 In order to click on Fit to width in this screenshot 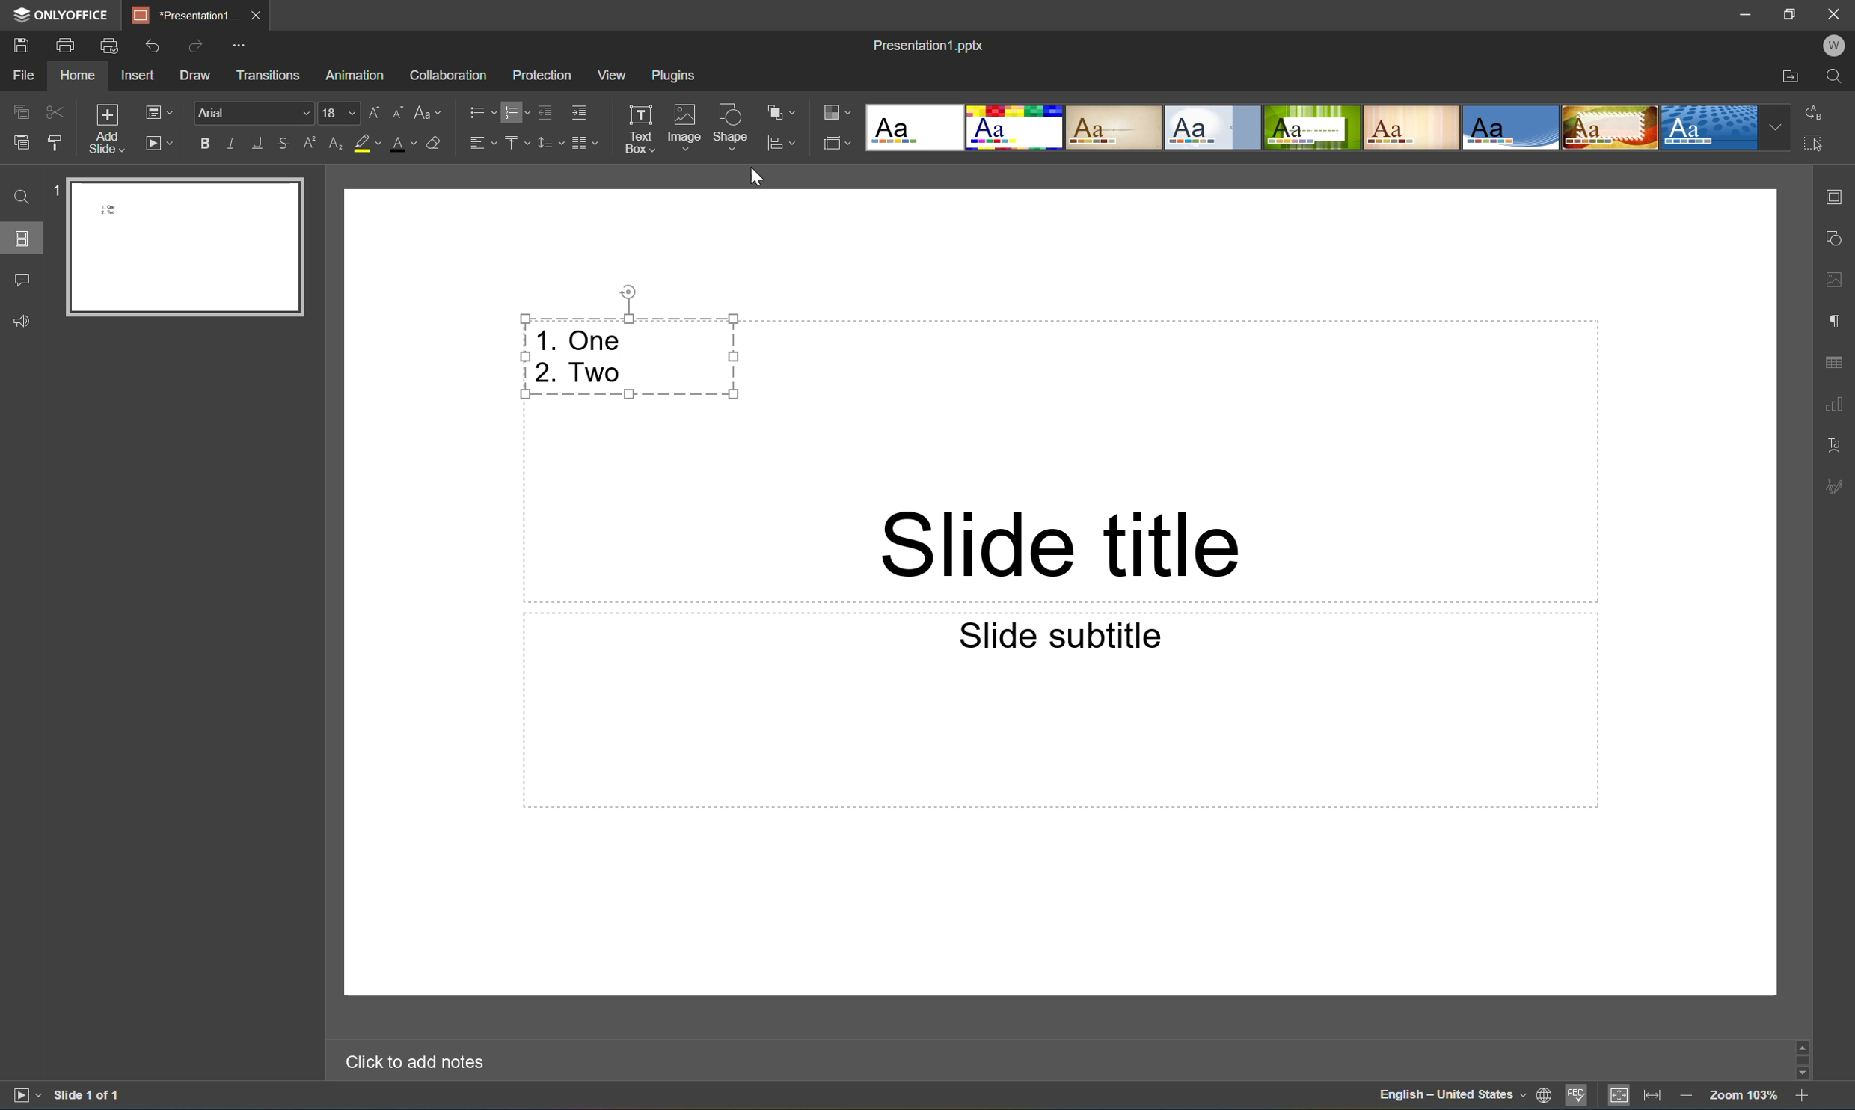, I will do `click(1652, 1097)`.